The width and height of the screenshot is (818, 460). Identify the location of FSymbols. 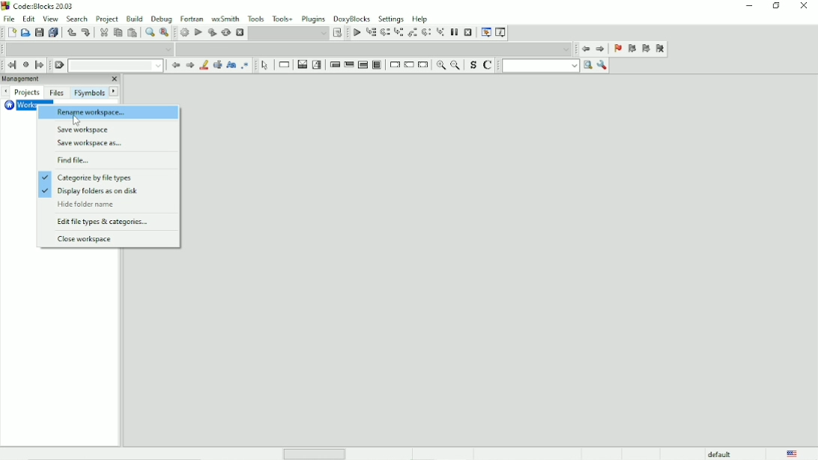
(88, 93).